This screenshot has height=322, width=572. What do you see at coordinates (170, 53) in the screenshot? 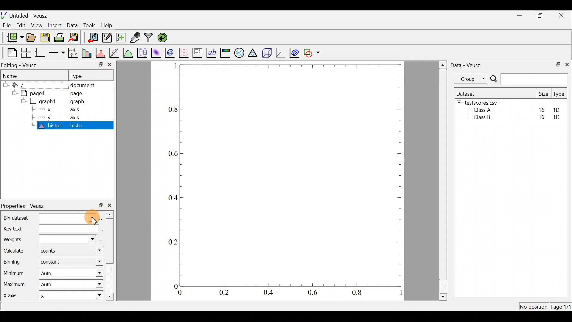
I see `Plot a 2d dataset as contours` at bounding box center [170, 53].